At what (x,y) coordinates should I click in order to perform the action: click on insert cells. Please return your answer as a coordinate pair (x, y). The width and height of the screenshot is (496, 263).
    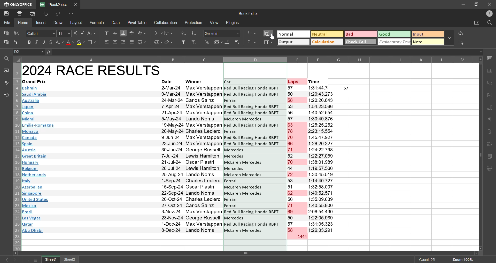
    Looking at the image, I should click on (251, 33).